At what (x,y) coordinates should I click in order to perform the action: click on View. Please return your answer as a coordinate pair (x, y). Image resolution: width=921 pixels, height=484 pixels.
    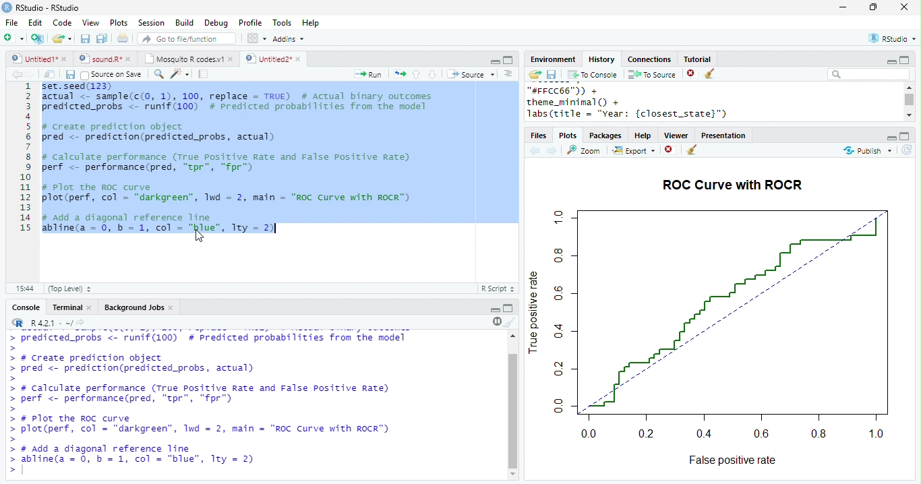
    Looking at the image, I should click on (90, 23).